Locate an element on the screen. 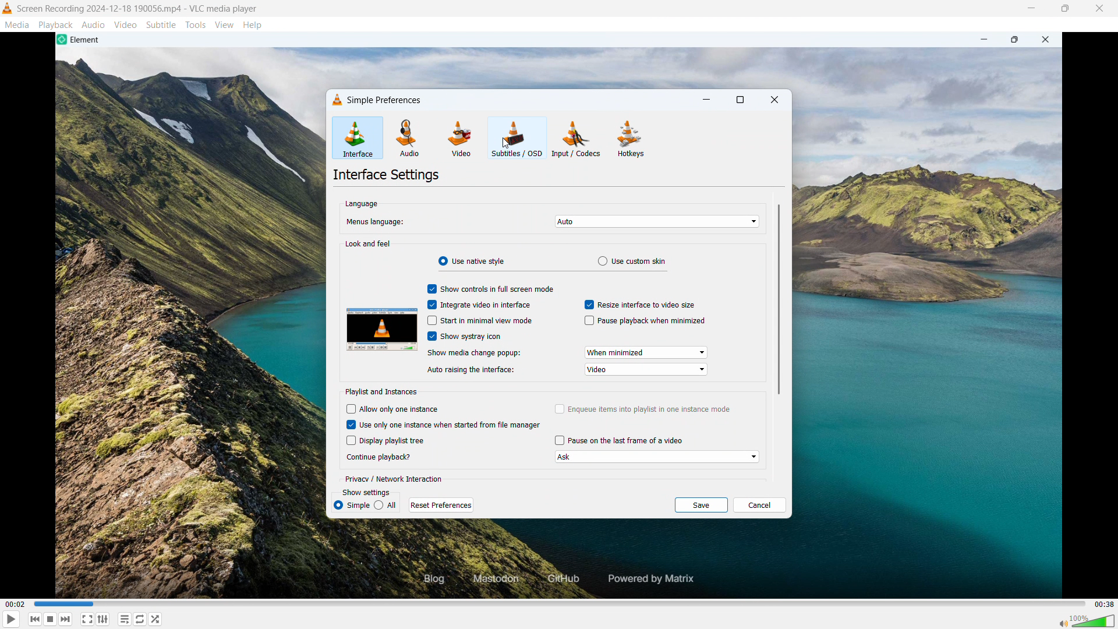 This screenshot has width=1118, height=629. Close dialogue box  is located at coordinates (774, 100).